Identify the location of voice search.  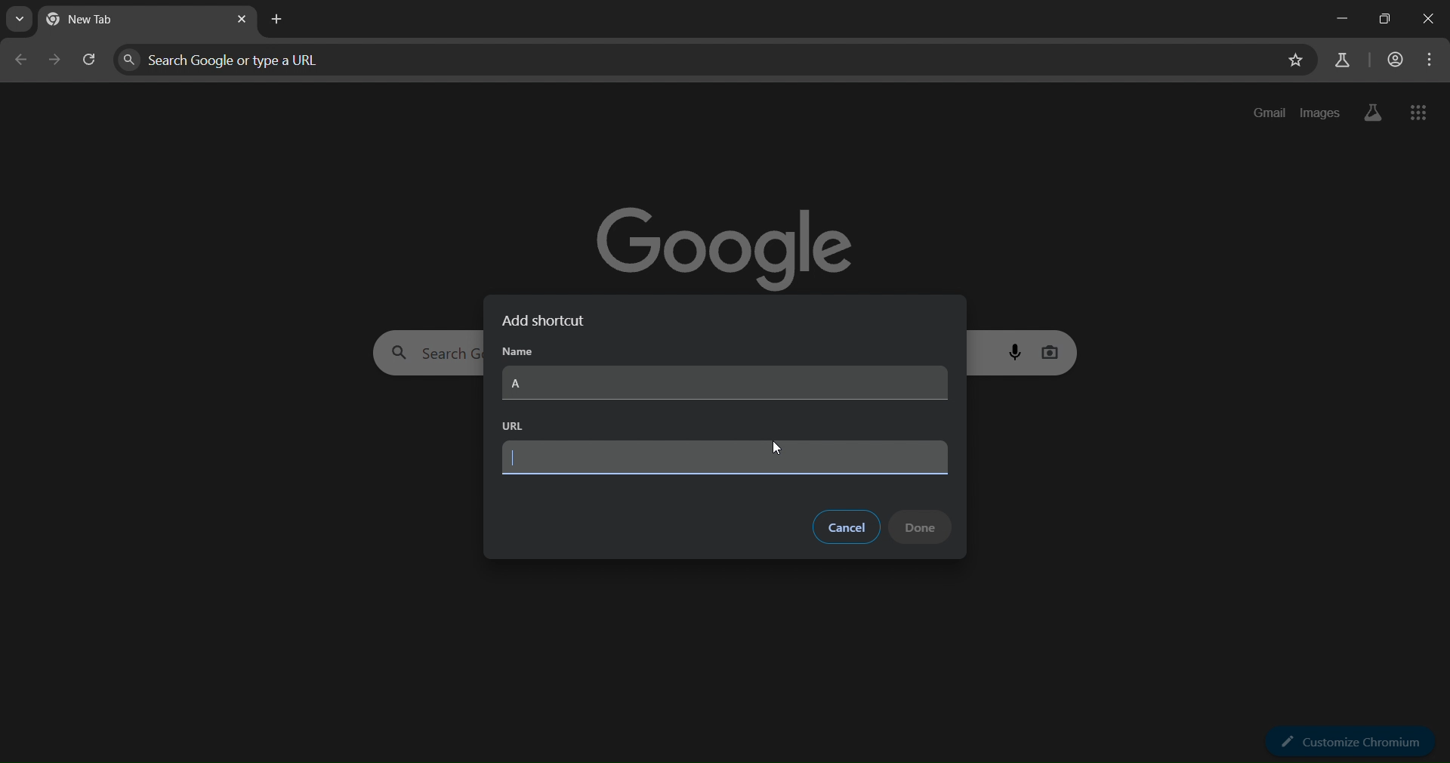
(1017, 351).